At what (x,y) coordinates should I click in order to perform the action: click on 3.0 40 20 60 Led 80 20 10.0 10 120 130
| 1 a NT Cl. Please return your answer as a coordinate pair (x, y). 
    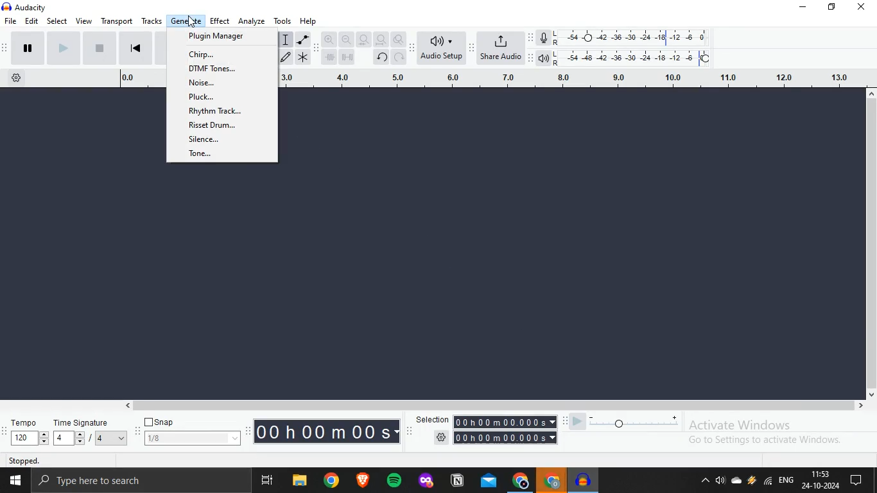
    Looking at the image, I should click on (577, 78).